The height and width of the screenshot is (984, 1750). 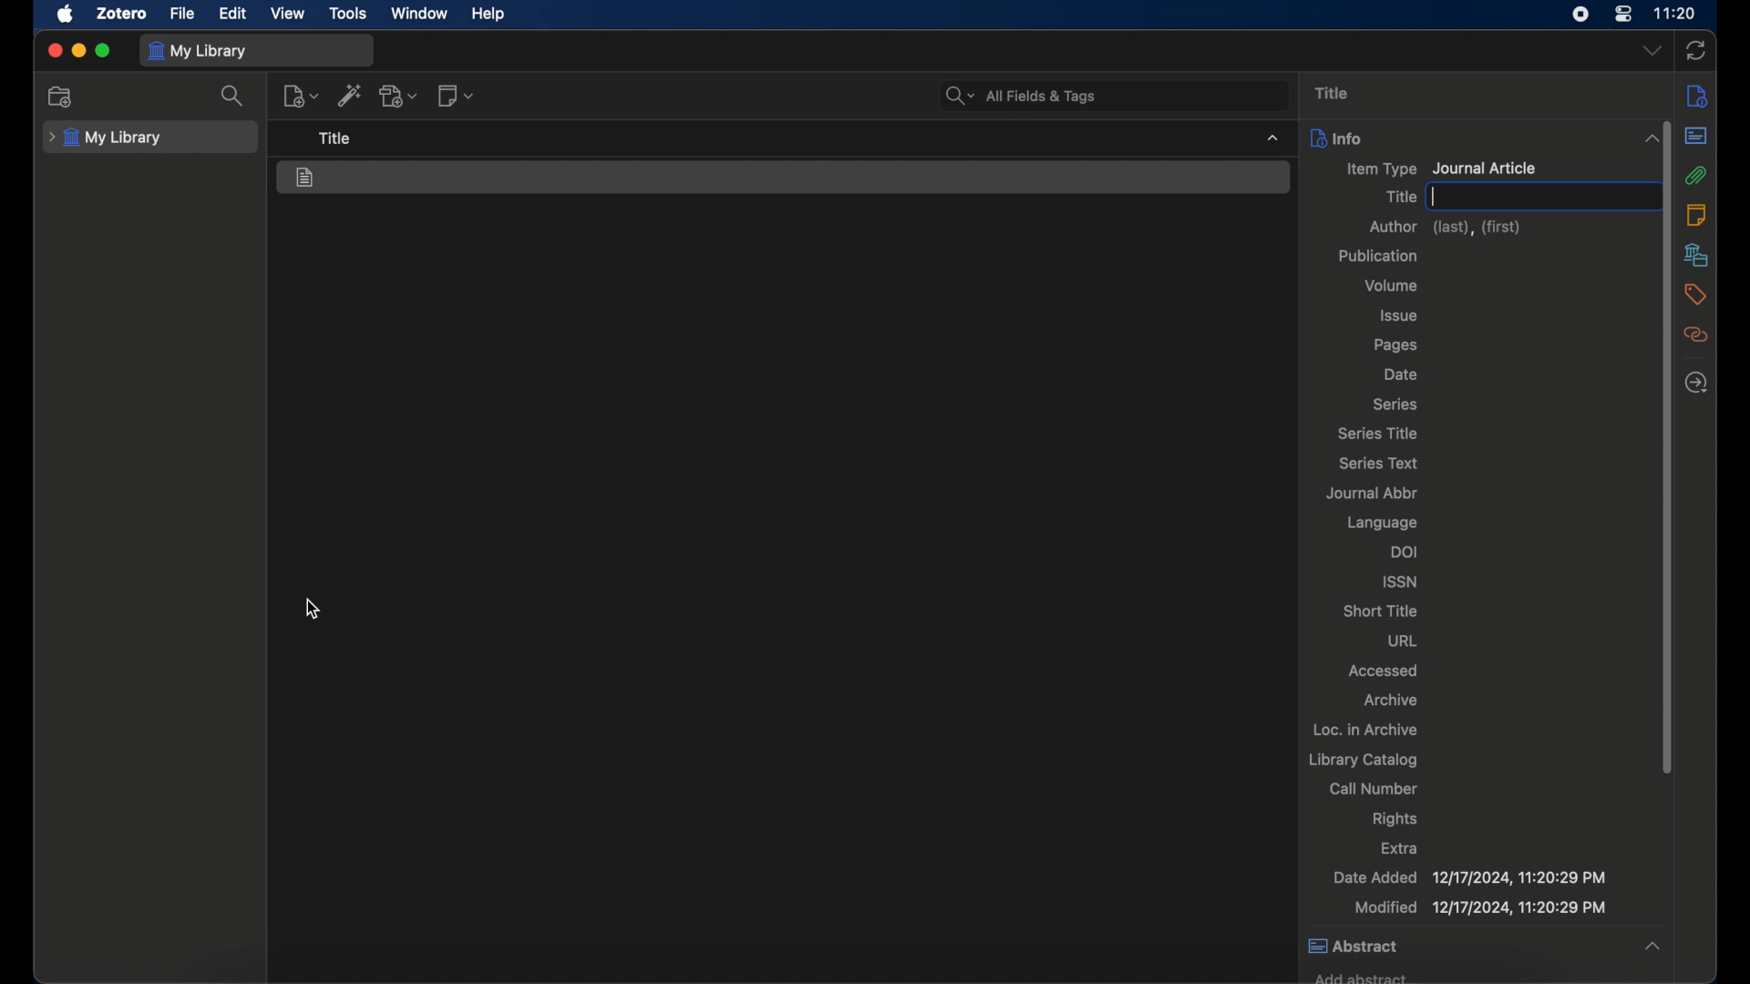 I want to click on loc. in archive, so click(x=1366, y=729).